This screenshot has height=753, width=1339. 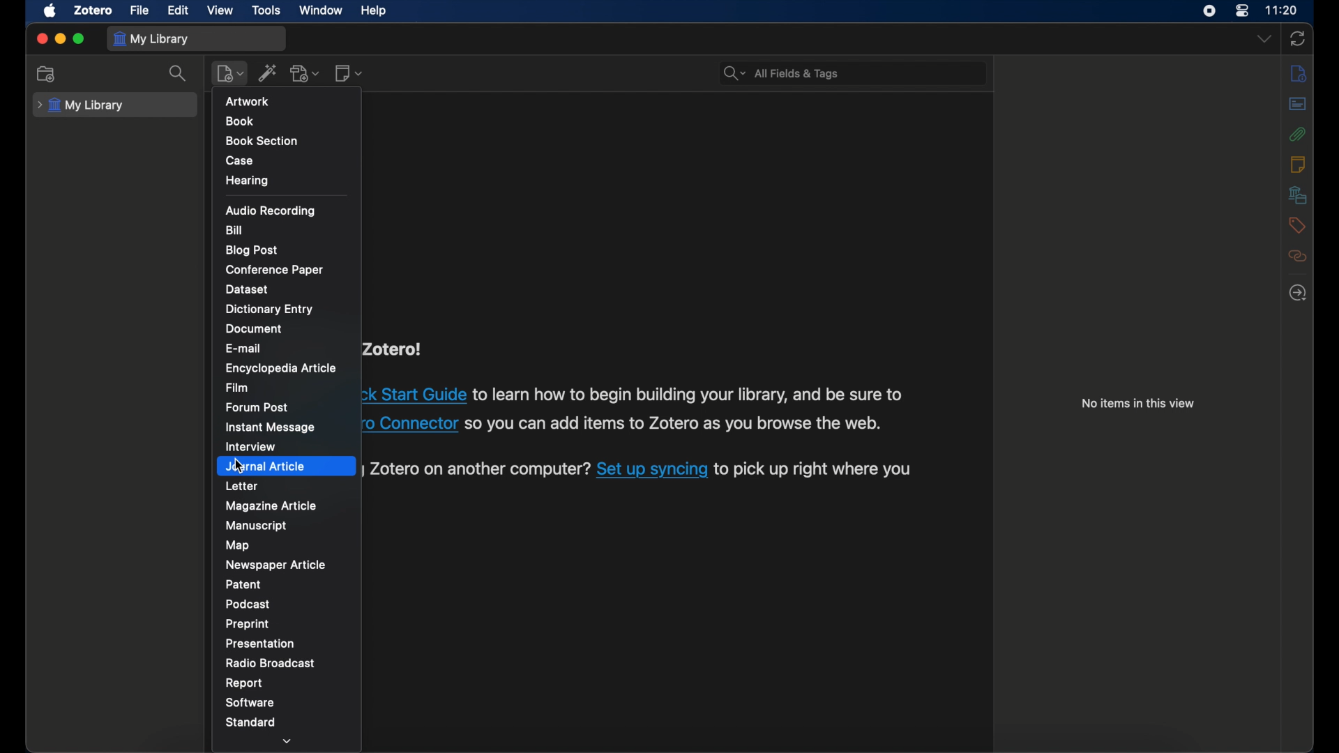 I want to click on sync, so click(x=1298, y=38).